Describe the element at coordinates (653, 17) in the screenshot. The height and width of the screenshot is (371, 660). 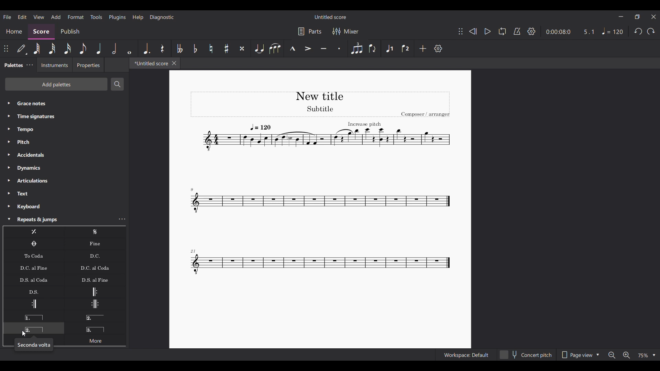
I see `Close interface` at that location.